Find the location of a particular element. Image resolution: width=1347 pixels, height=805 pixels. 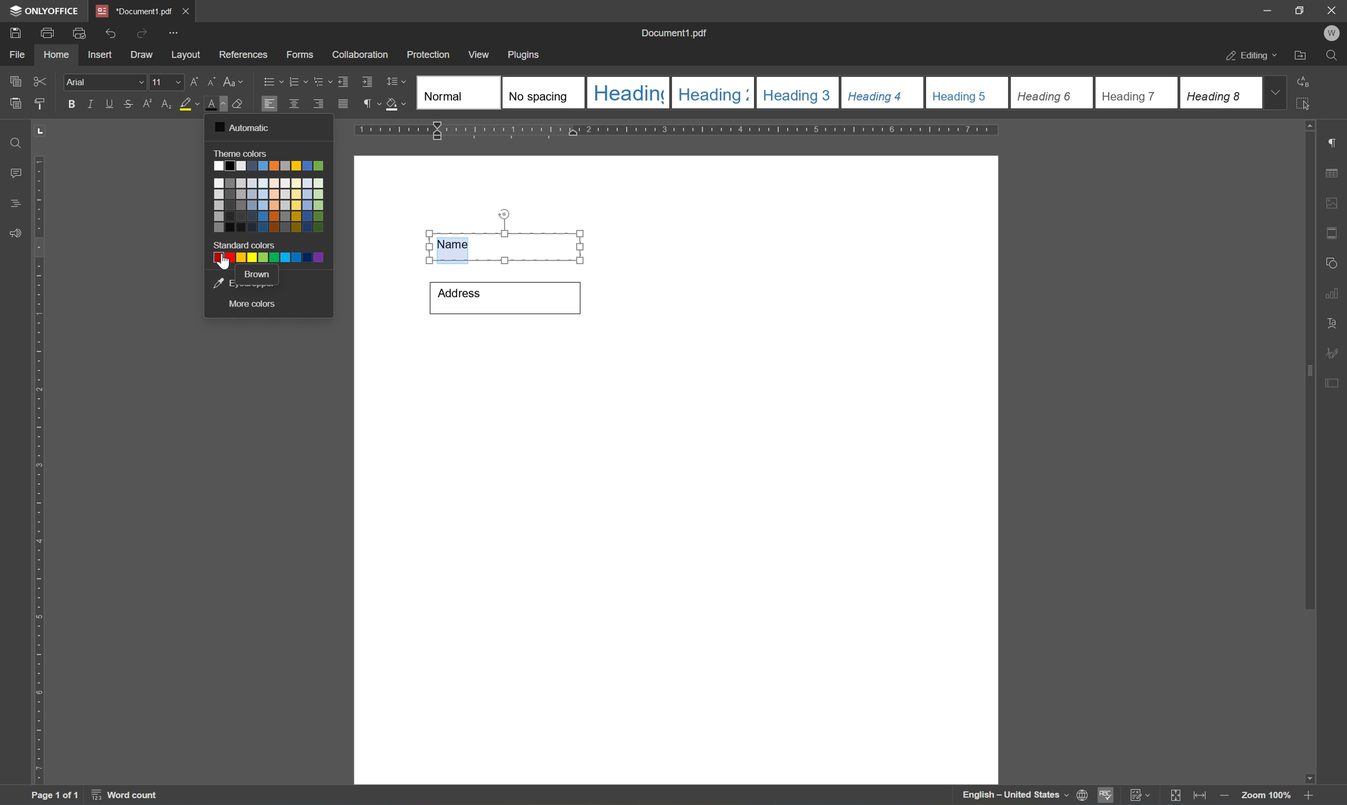

colors is located at coordinates (271, 199).